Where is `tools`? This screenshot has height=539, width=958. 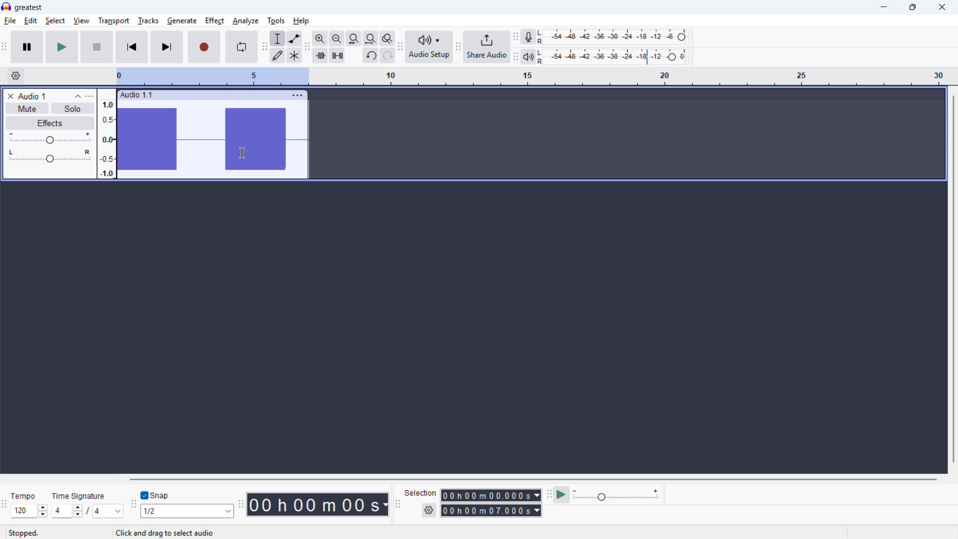
tools is located at coordinates (276, 21).